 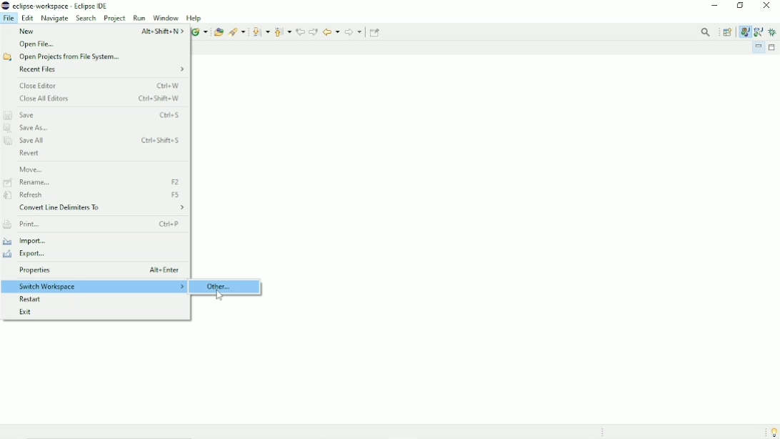 I want to click on Next annotation, so click(x=261, y=32).